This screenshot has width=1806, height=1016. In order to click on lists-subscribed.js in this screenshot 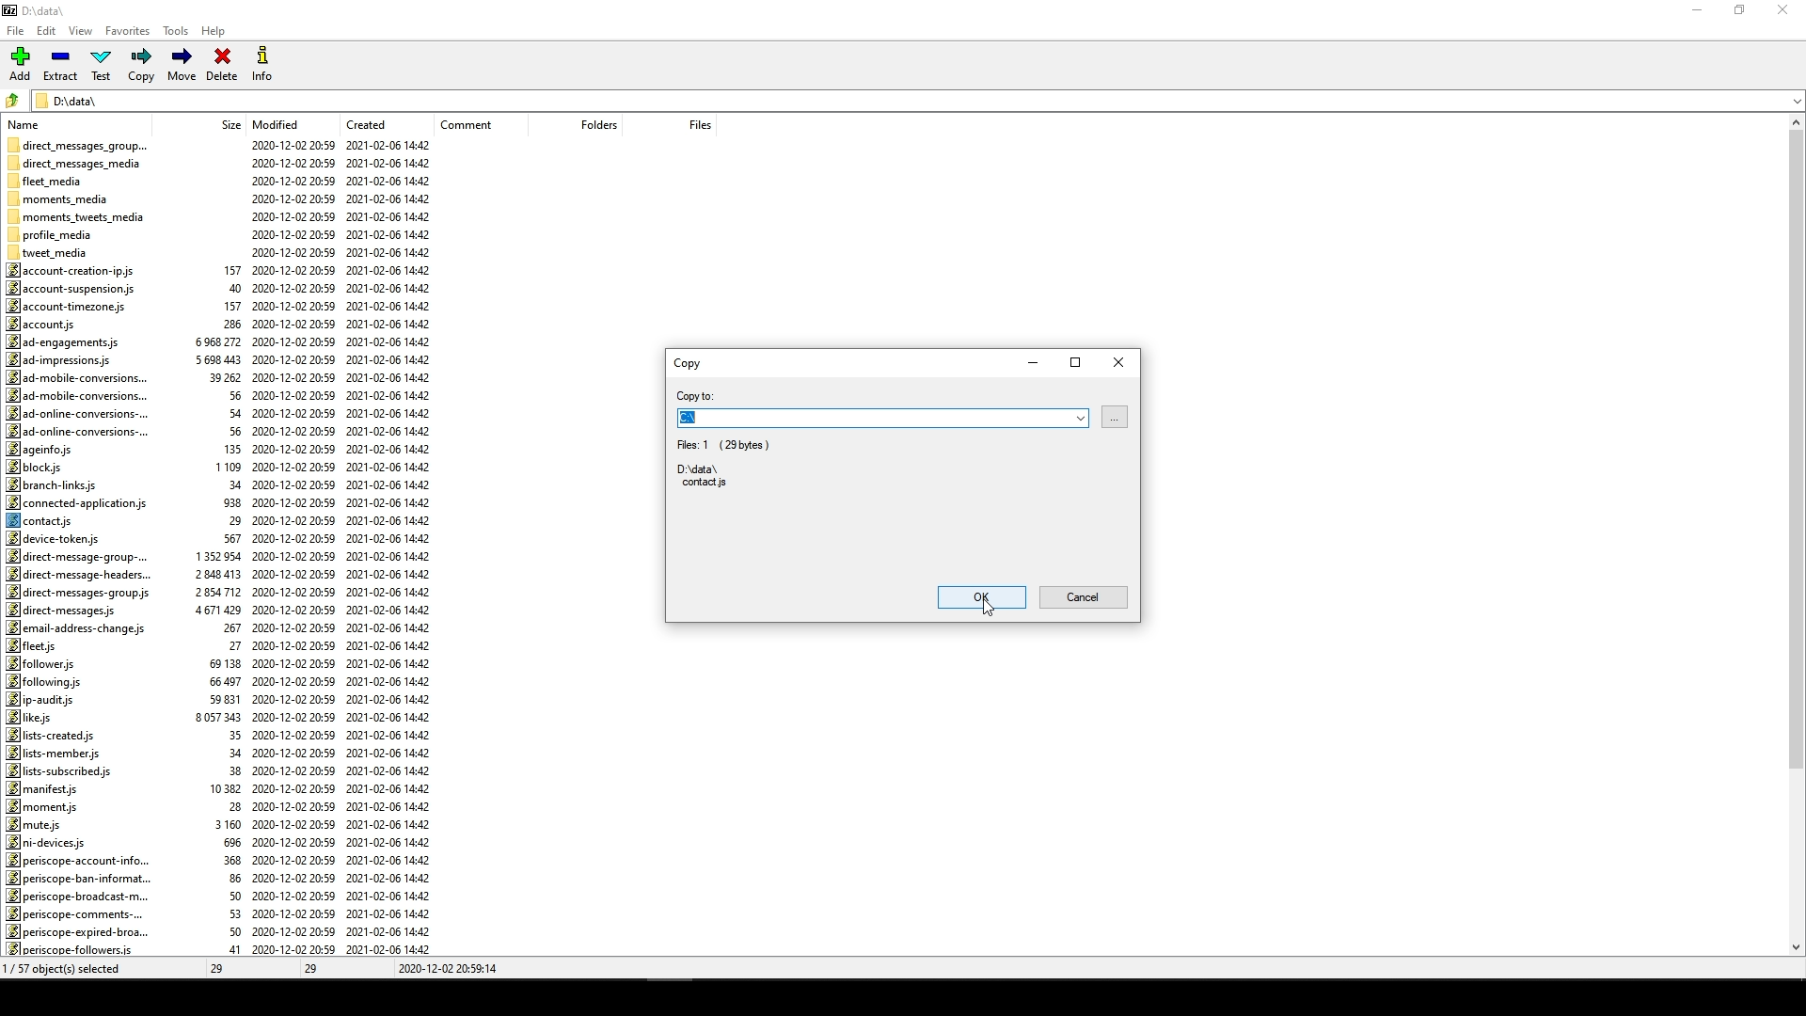, I will do `click(63, 770)`.